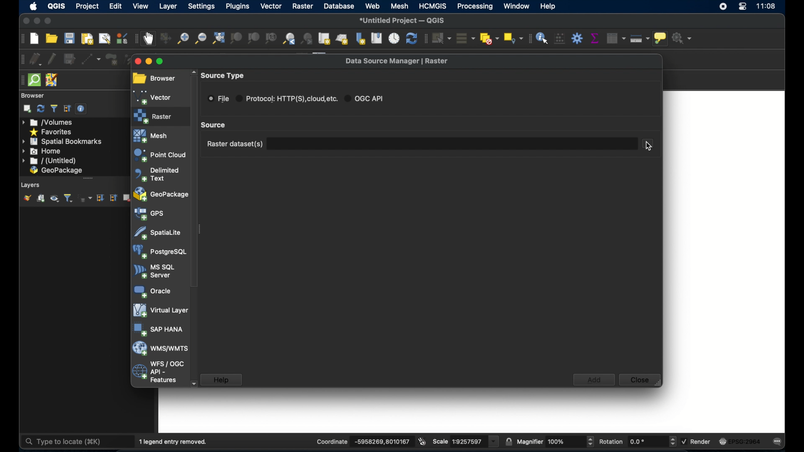  What do you see at coordinates (331, 441) in the screenshot?
I see `coordinate` at bounding box center [331, 441].